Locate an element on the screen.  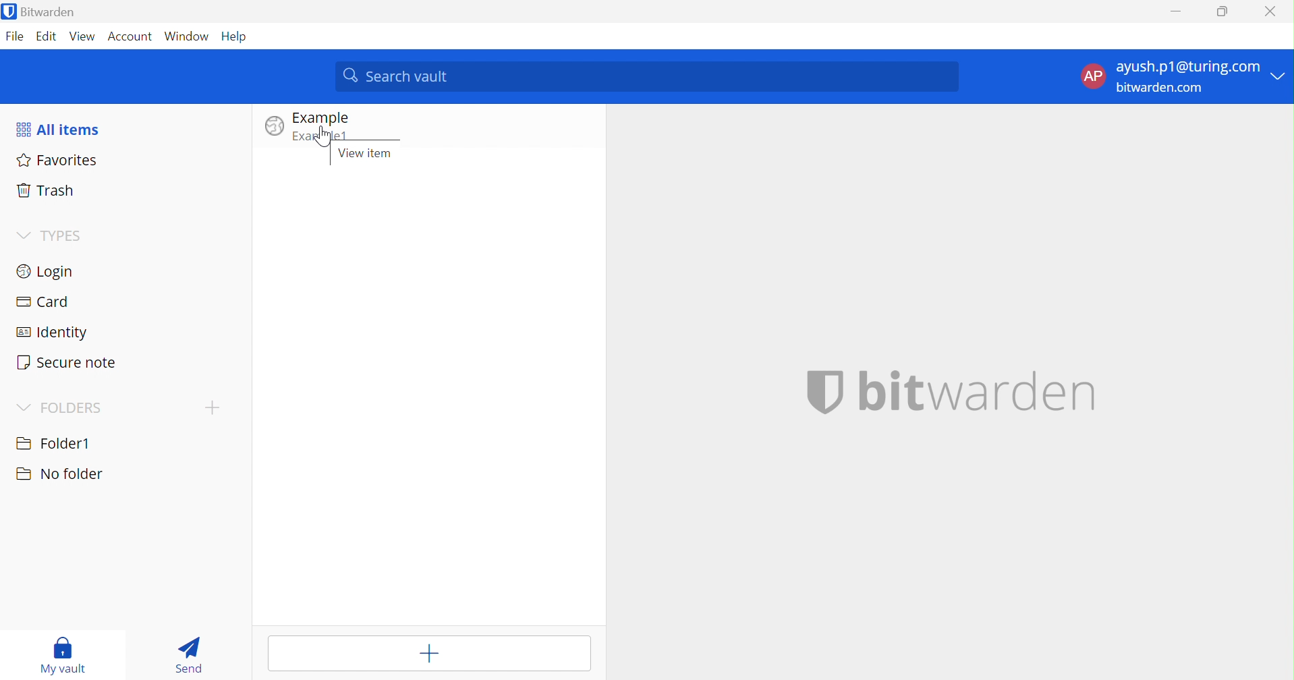
View item is located at coordinates (365, 154).